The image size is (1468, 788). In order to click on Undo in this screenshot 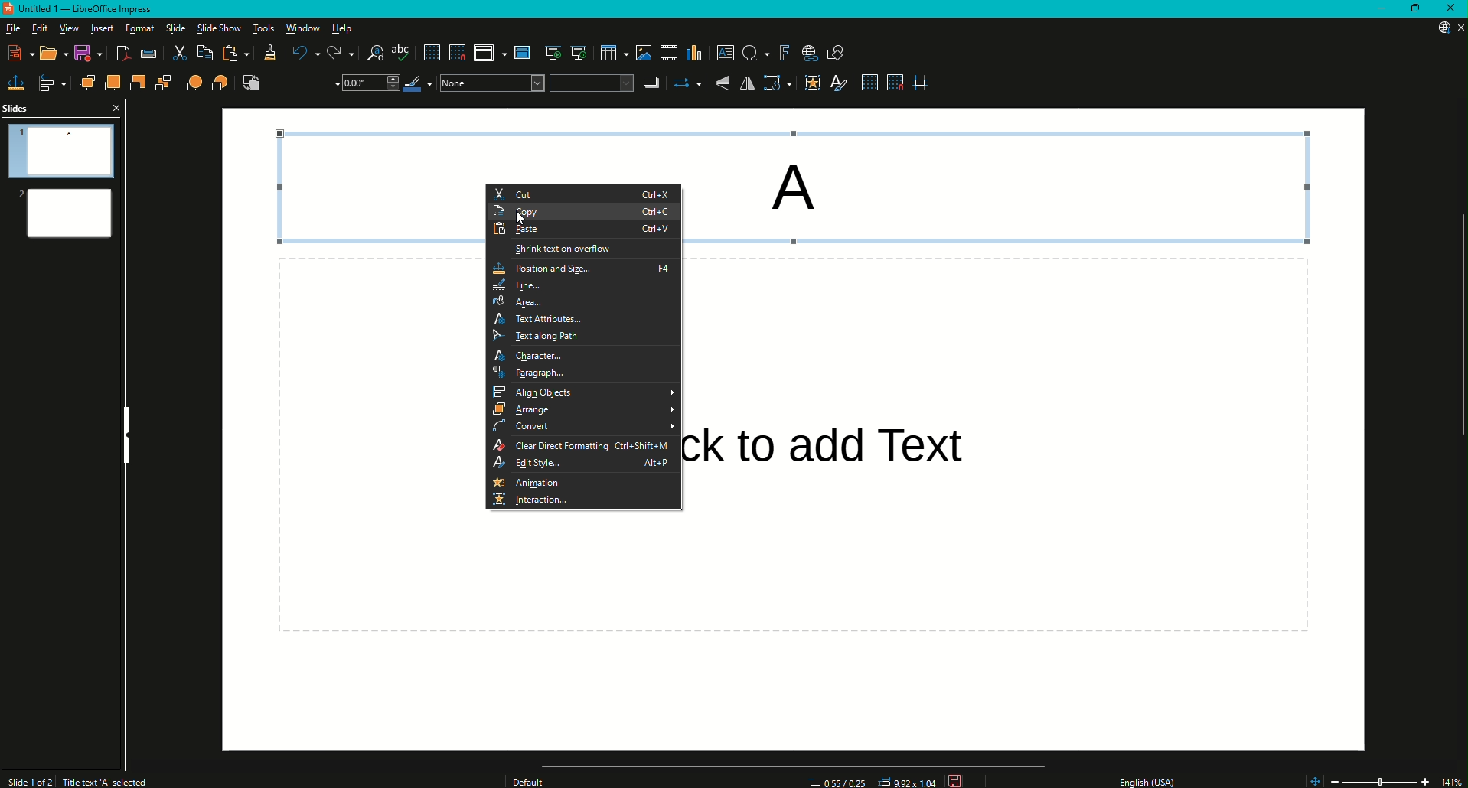, I will do `click(302, 53)`.